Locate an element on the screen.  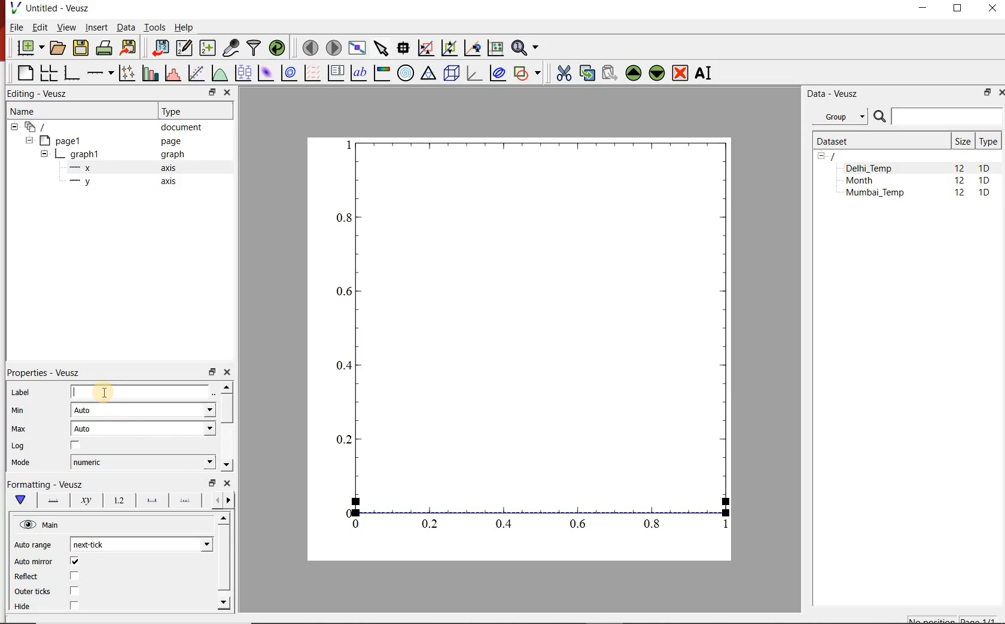
Main formatting is located at coordinates (19, 500).